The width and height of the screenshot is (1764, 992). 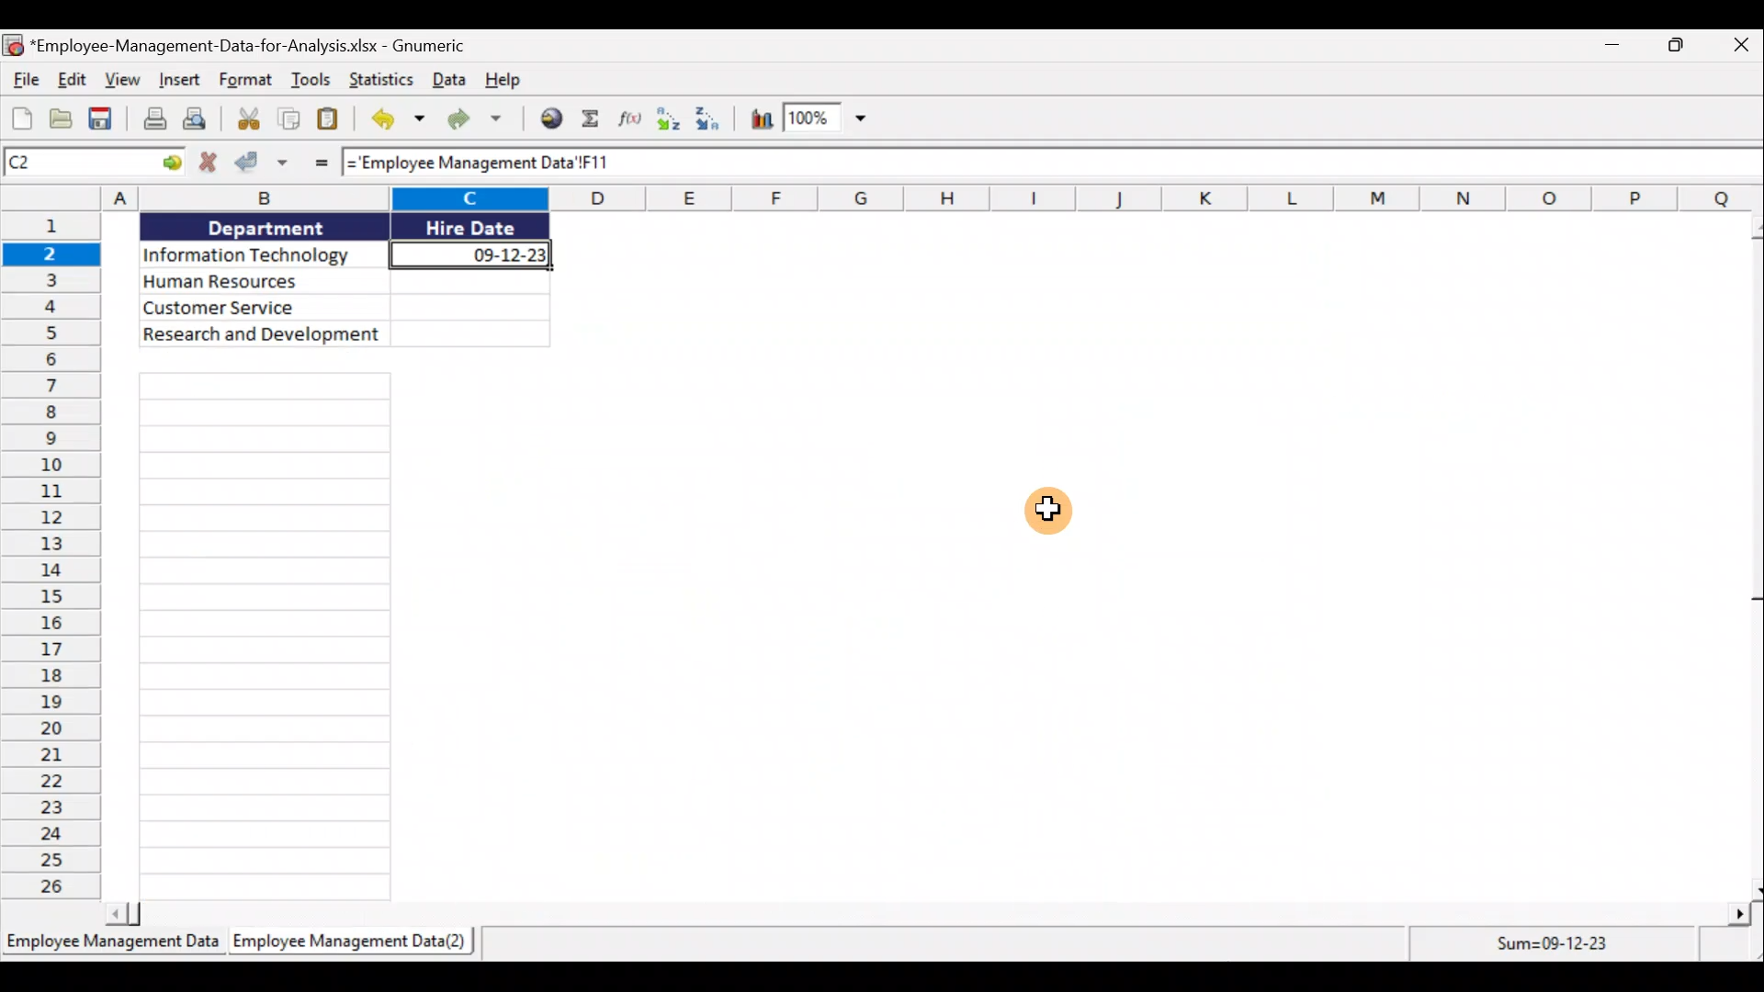 I want to click on Tools, so click(x=315, y=80).